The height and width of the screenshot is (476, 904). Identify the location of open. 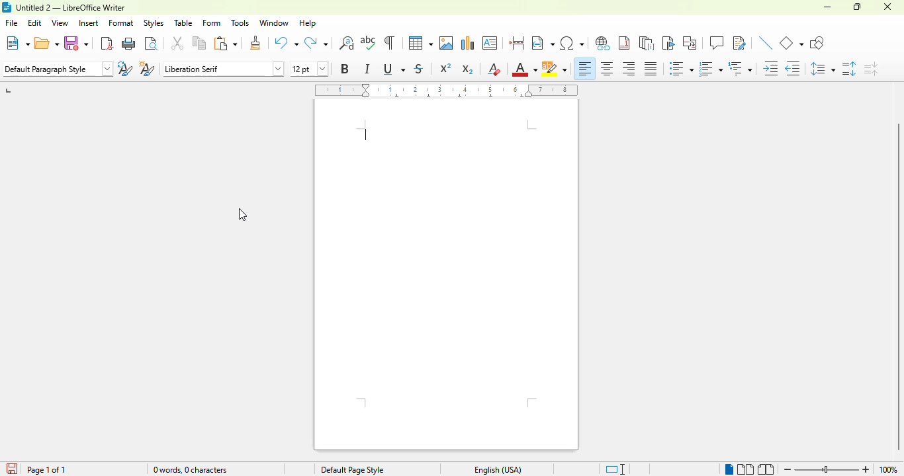
(46, 43).